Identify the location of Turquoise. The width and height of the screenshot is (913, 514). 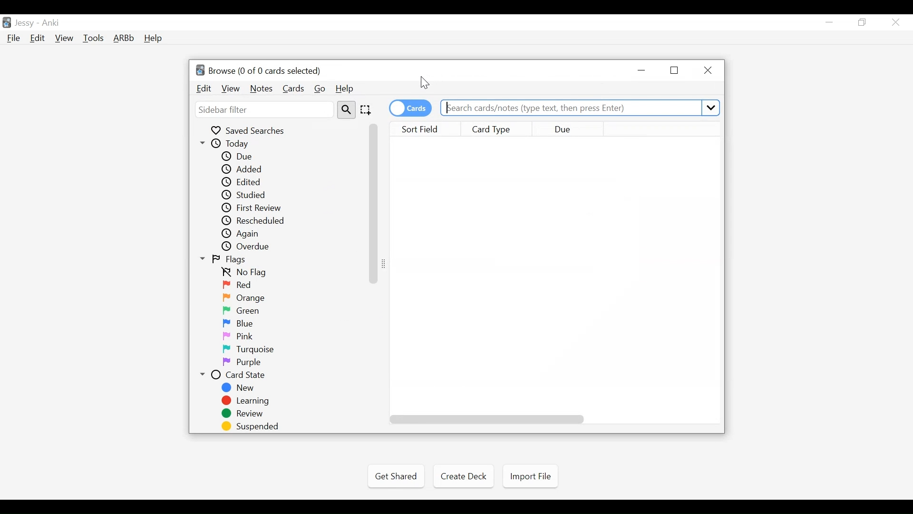
(246, 350).